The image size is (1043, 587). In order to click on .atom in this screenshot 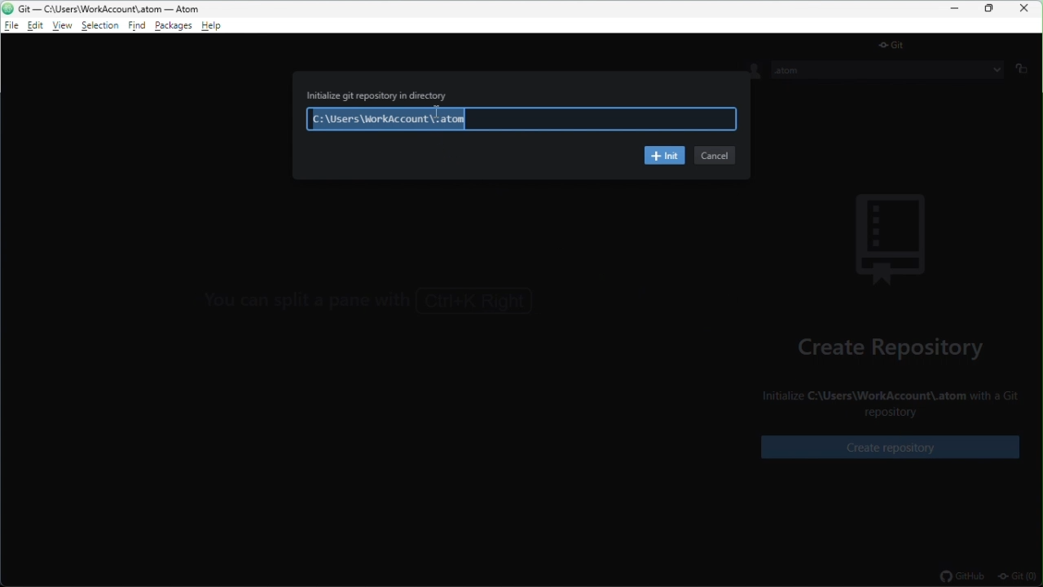, I will do `click(889, 72)`.